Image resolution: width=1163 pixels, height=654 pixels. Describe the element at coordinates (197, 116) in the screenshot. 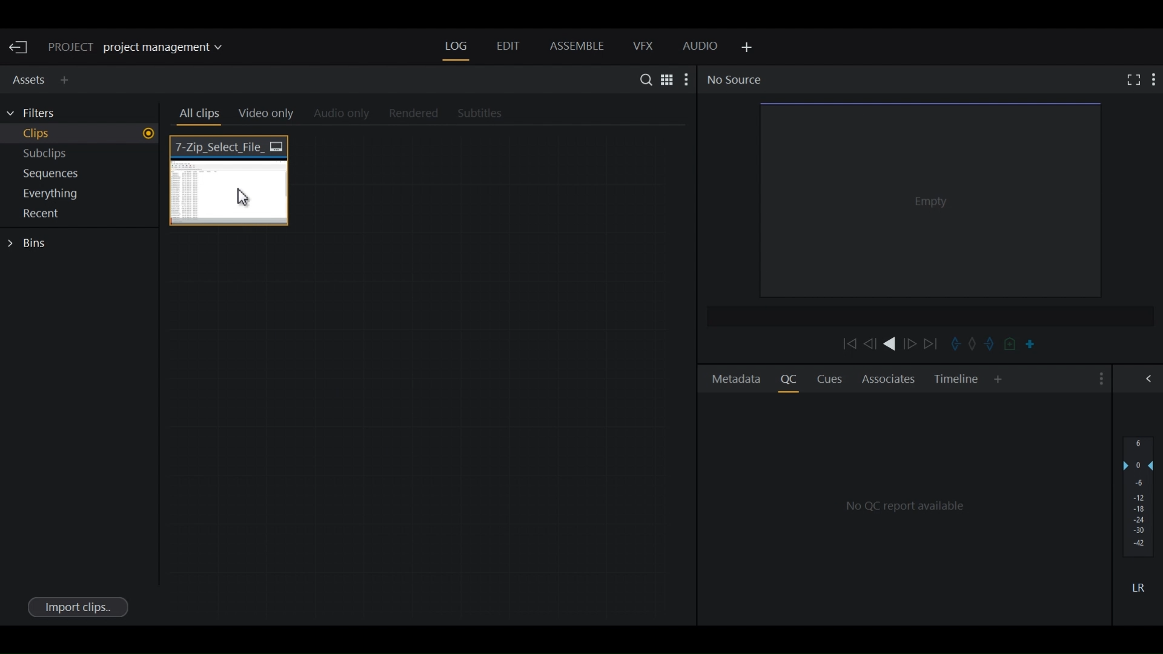

I see `All clips` at that location.